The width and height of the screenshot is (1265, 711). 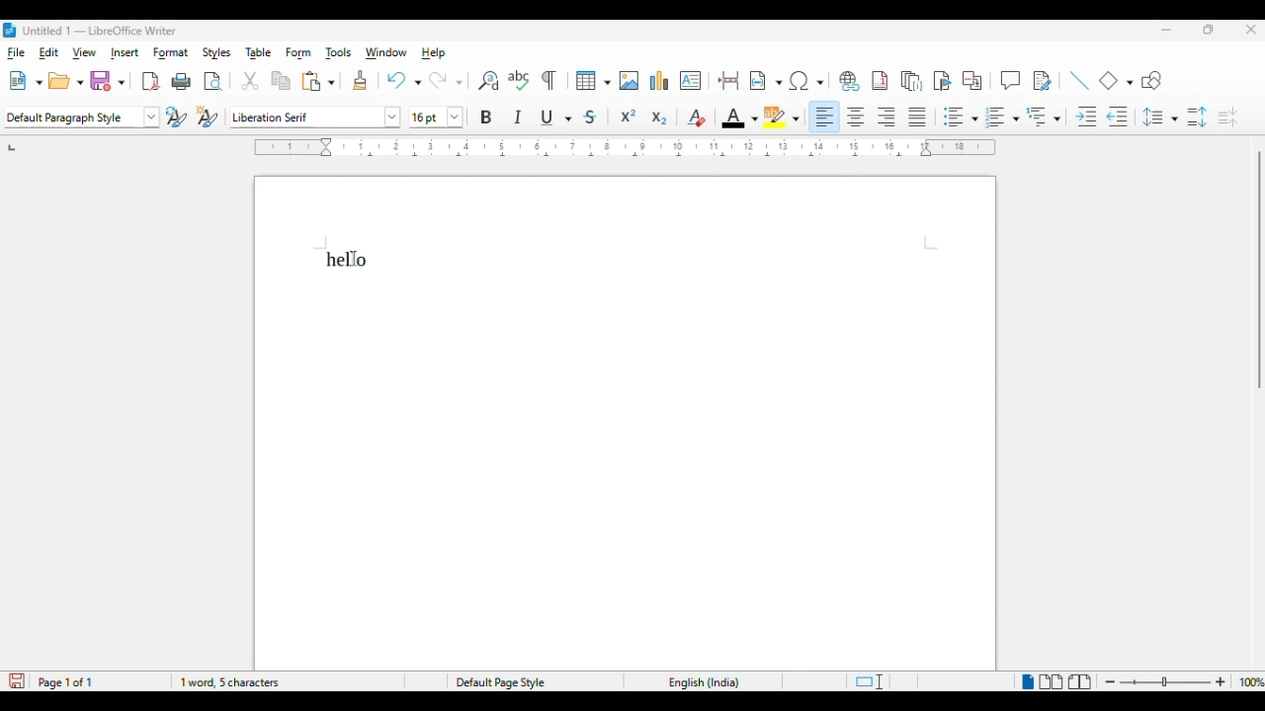 I want to click on insert line, so click(x=1078, y=80).